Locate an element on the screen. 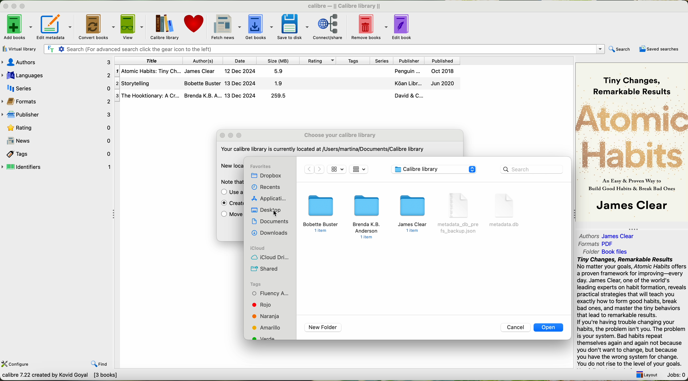 Image resolution: width=688 pixels, height=381 pixels. donate is located at coordinates (194, 26).